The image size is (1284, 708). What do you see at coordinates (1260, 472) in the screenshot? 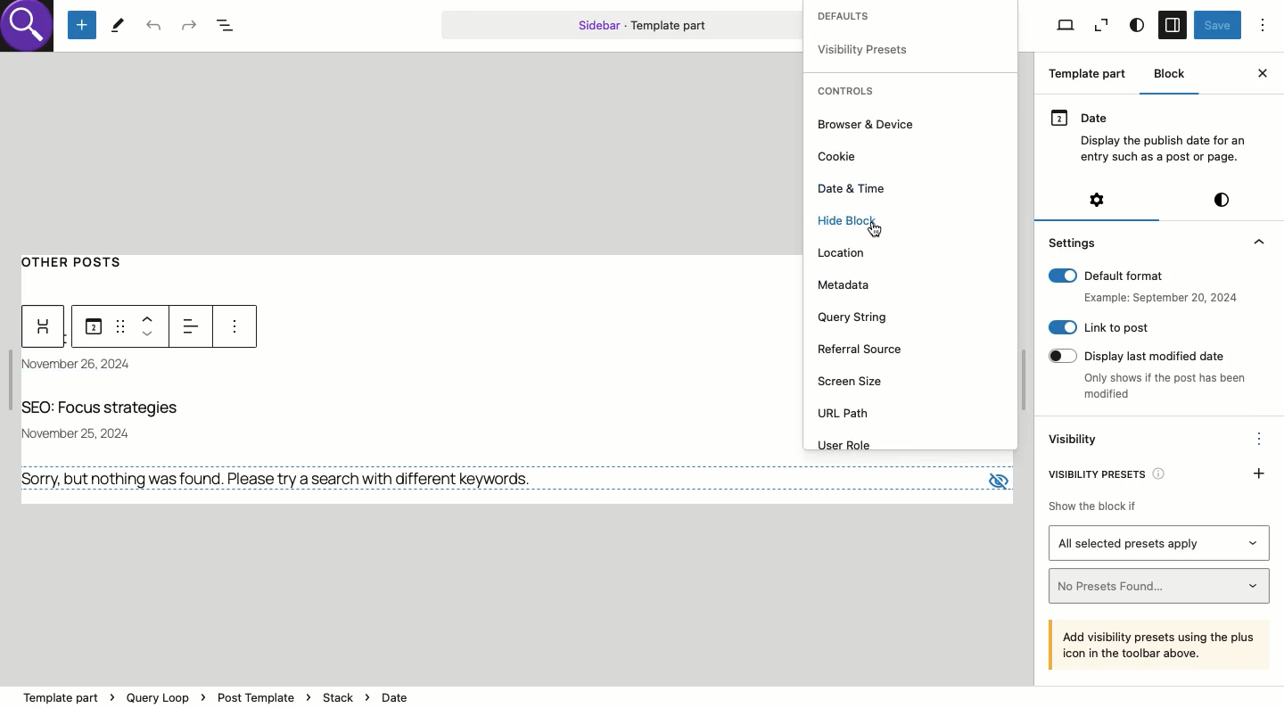
I see `Add` at bounding box center [1260, 472].